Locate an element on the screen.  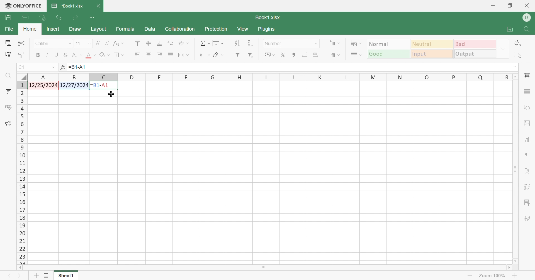
Scroll Down is located at coordinates (514, 262).